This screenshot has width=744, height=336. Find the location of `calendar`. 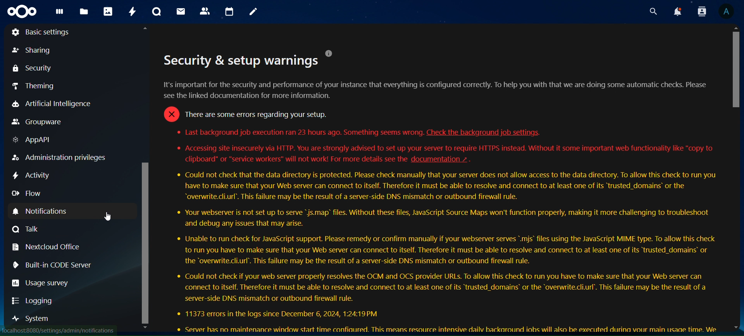

calendar is located at coordinates (228, 11).